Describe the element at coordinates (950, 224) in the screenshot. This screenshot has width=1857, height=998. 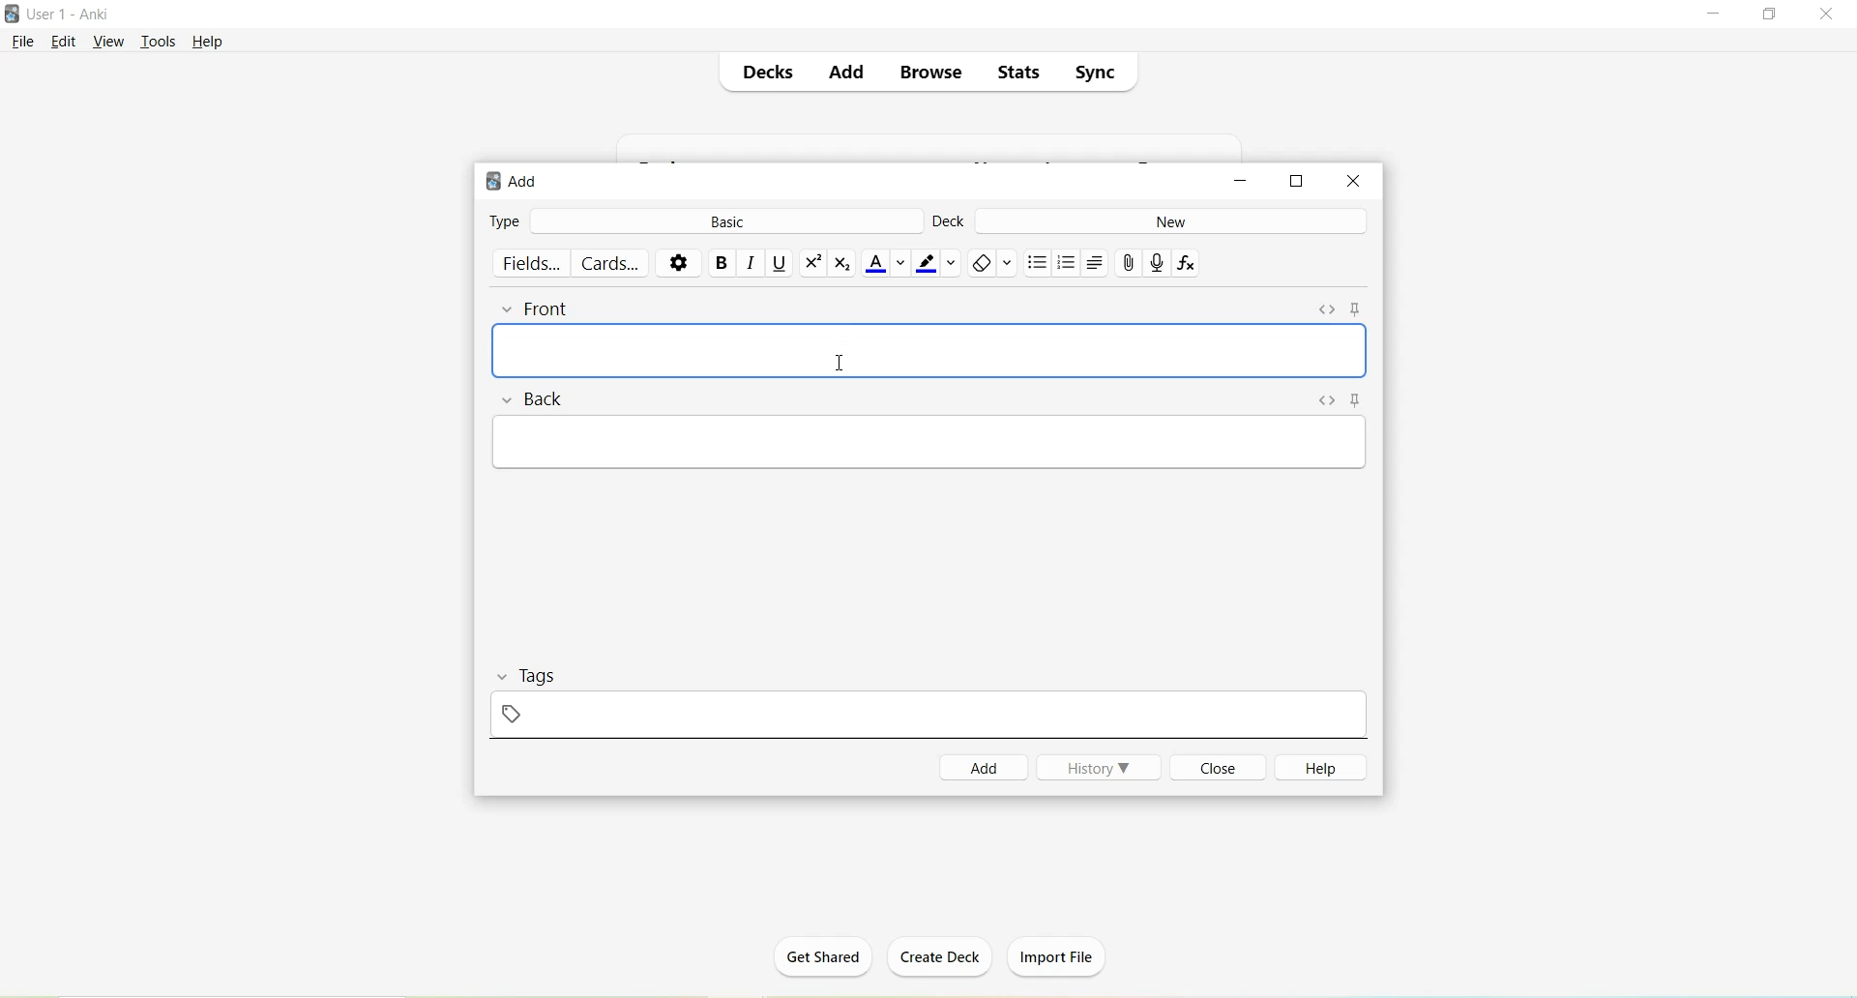
I see `Deck` at that location.